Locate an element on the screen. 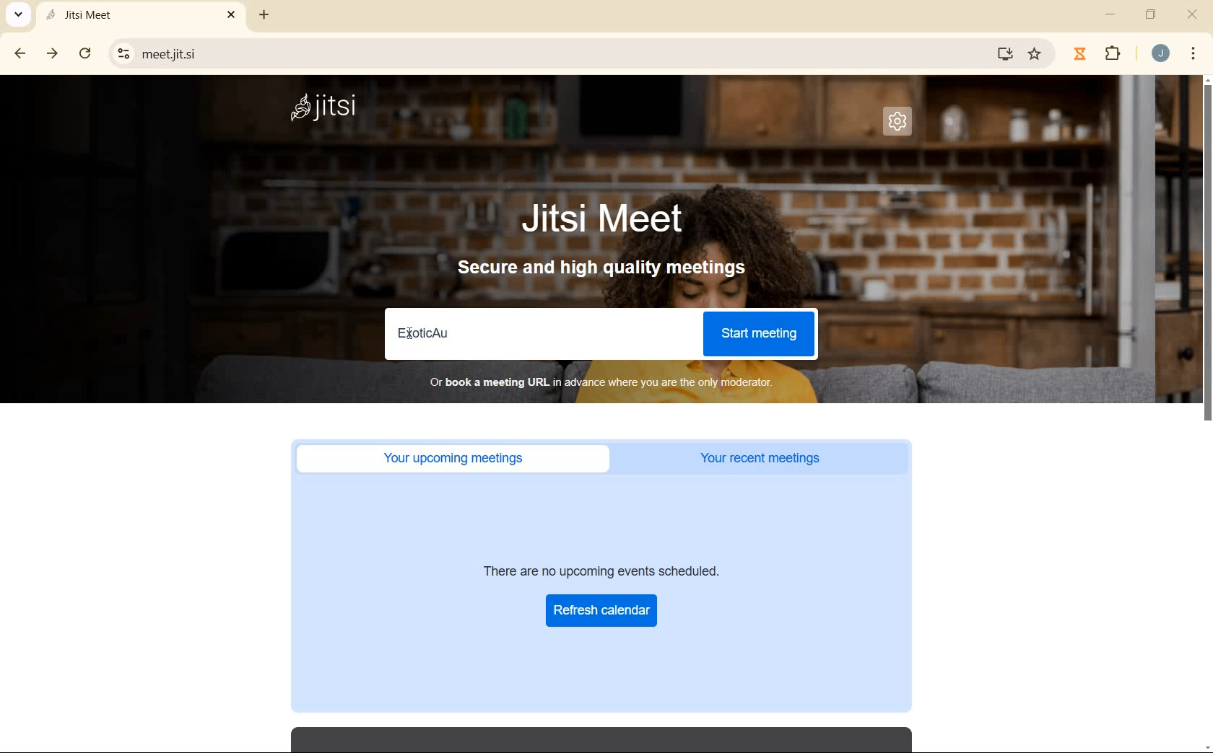 This screenshot has height=753, width=1213. back is located at coordinates (21, 54).